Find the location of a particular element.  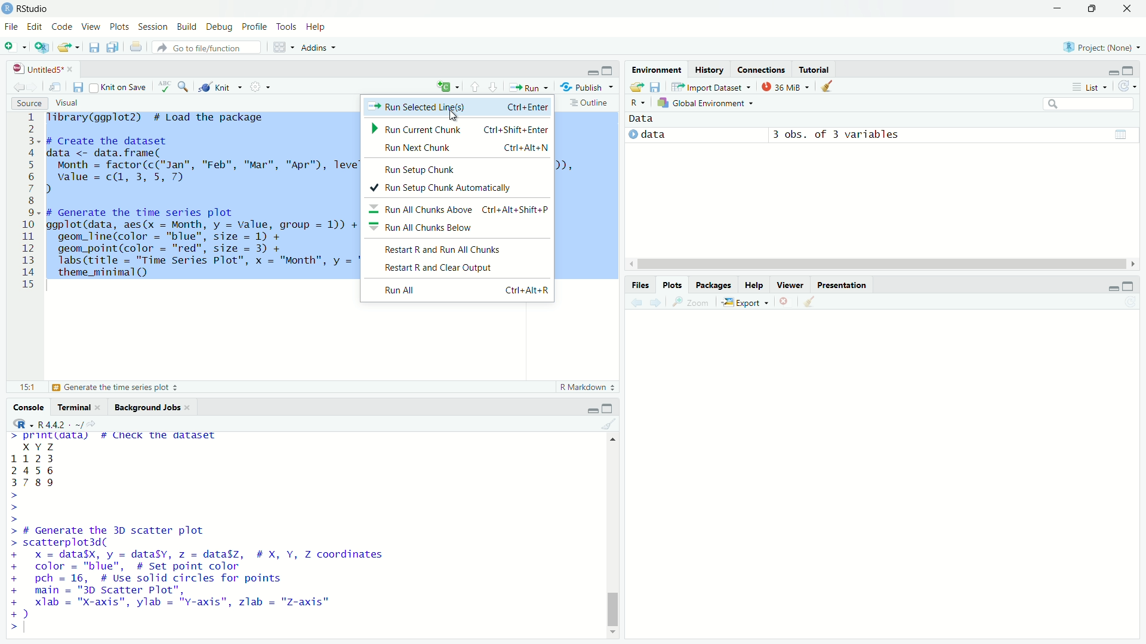

viewer is located at coordinates (790, 283).